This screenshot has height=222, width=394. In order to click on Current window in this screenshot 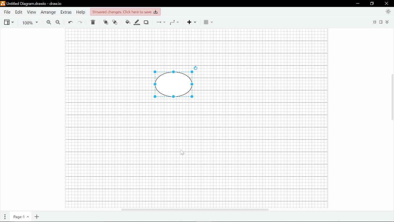, I will do `click(31, 4)`.